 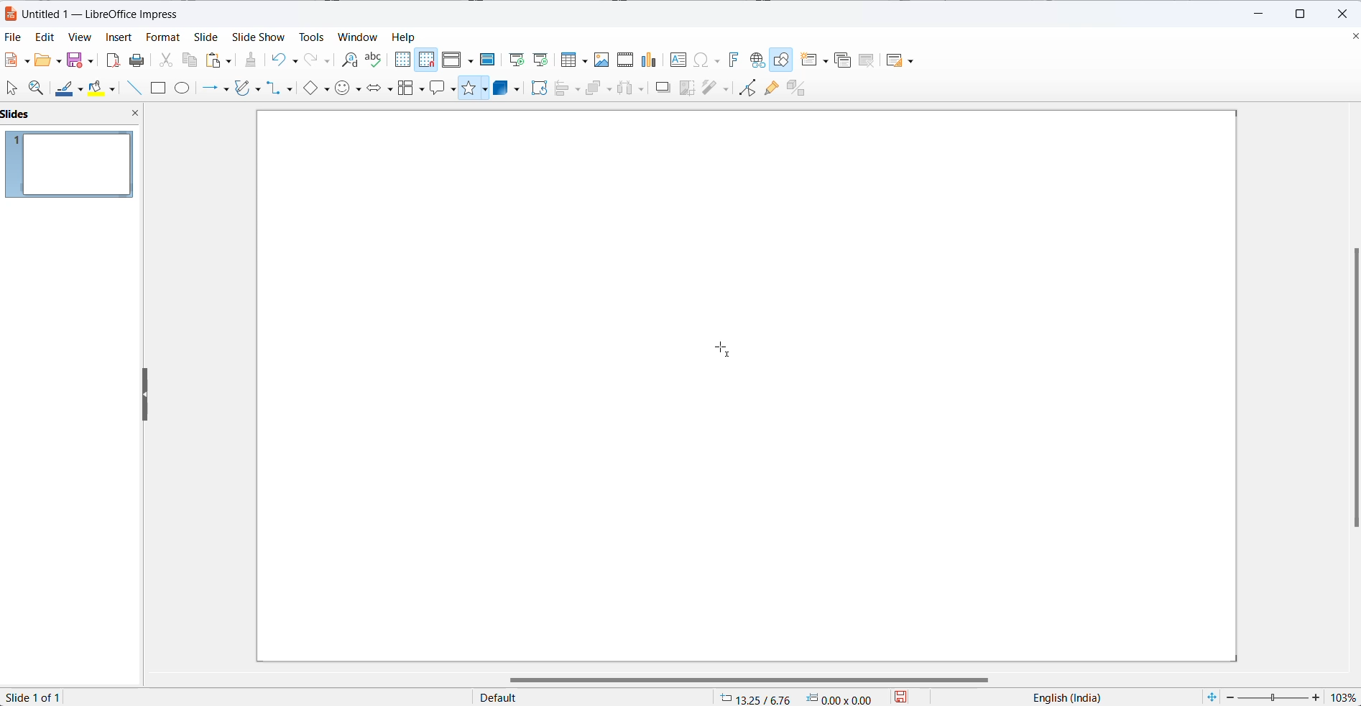 I want to click on show gluepoint function, so click(x=771, y=88).